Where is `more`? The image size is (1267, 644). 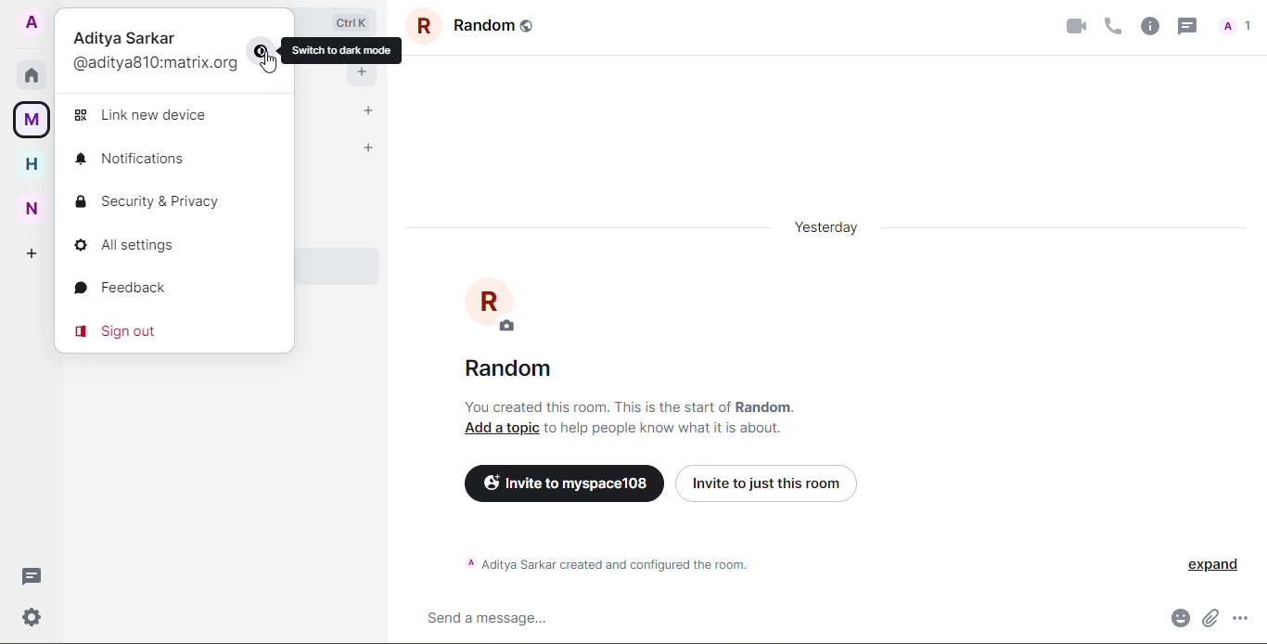
more is located at coordinates (1240, 618).